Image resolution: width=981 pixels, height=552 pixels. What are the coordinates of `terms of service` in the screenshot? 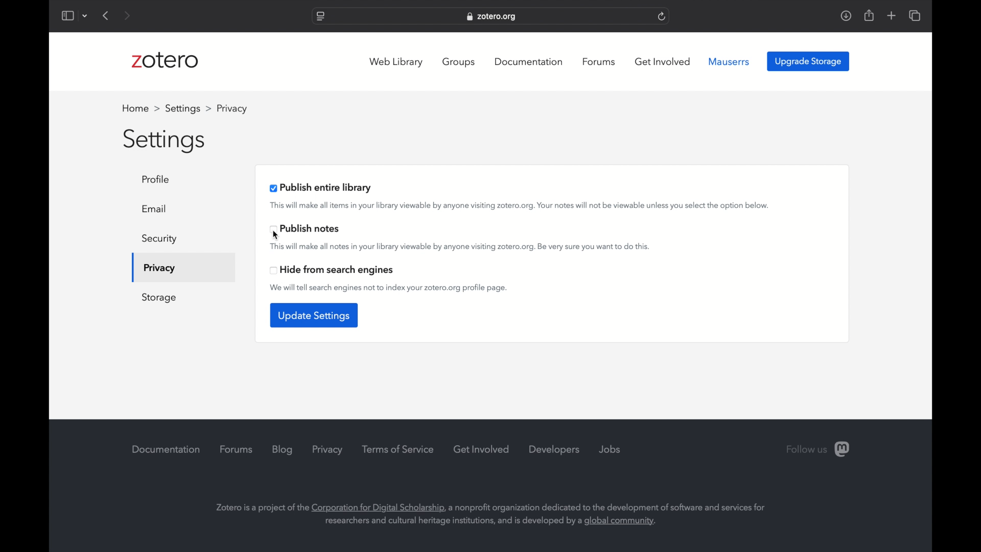 It's located at (398, 449).